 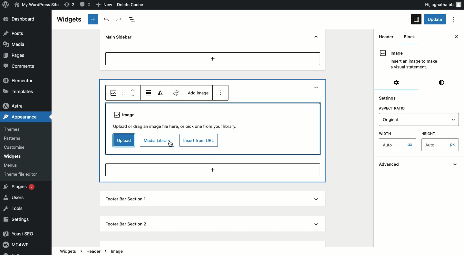 What do you see at coordinates (212, 170) in the screenshot?
I see `Add` at bounding box center [212, 170].